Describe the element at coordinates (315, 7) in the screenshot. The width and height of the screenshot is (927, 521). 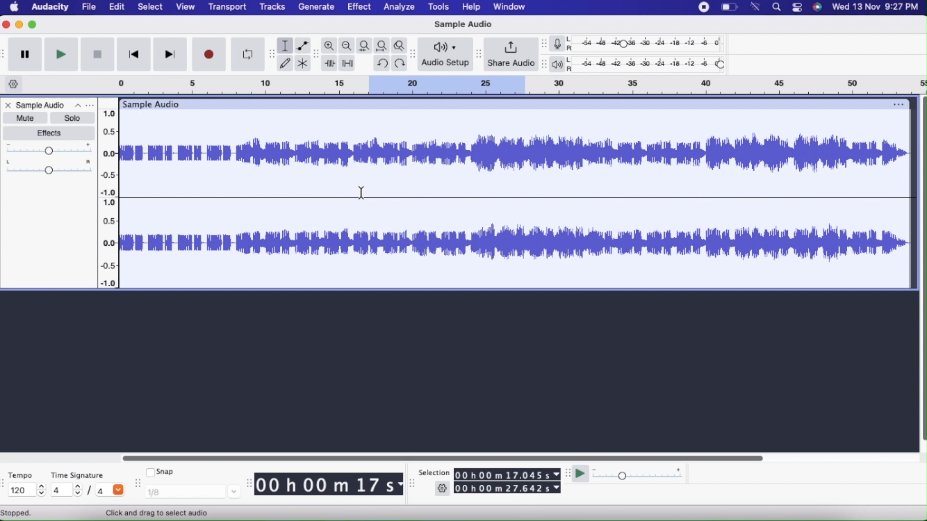
I see `generate` at that location.